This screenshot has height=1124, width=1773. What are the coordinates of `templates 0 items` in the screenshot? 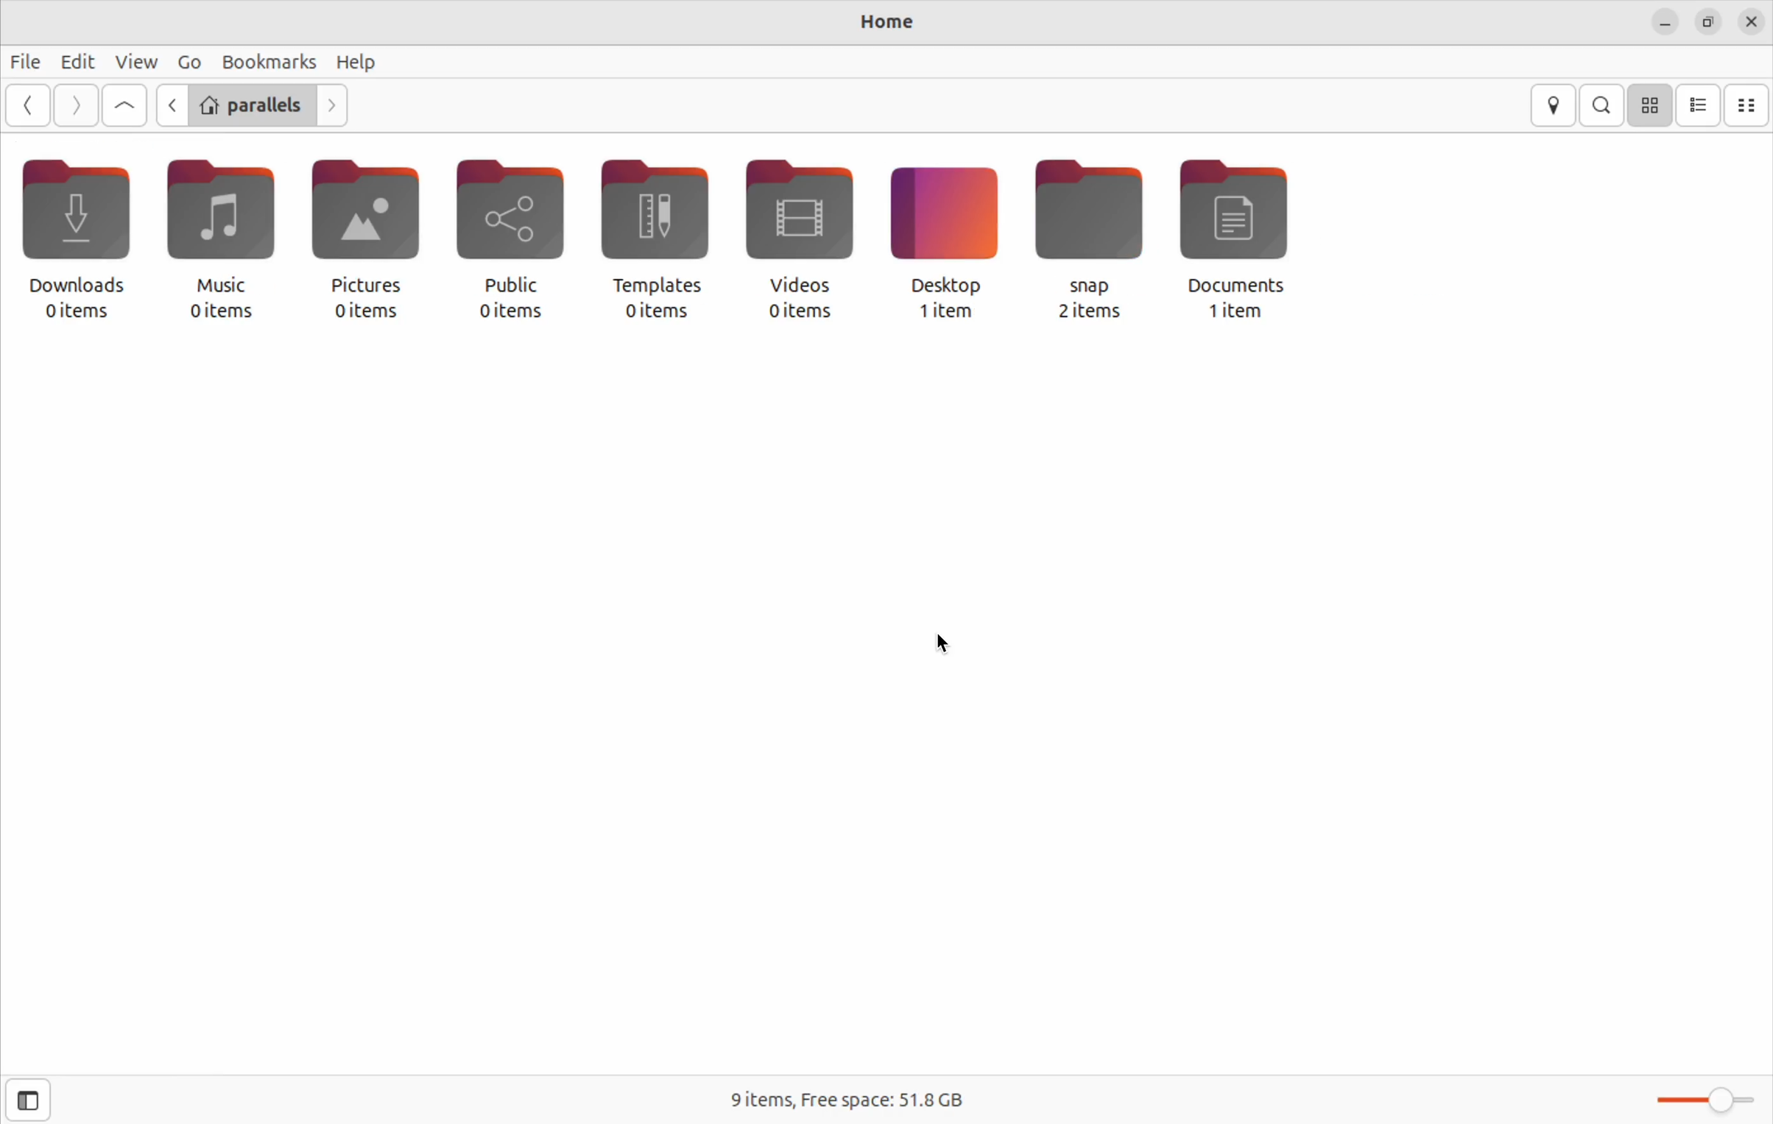 It's located at (669, 240).